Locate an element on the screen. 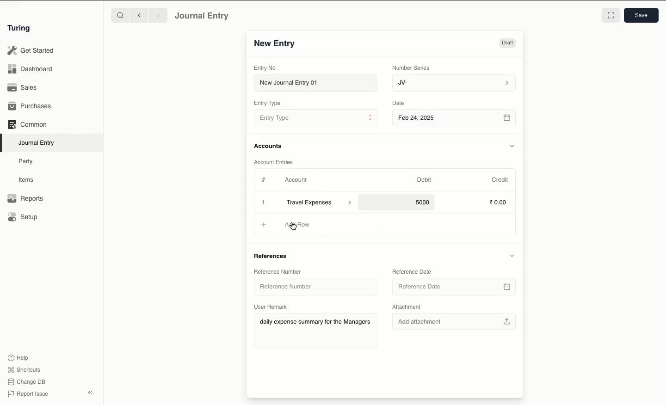  Party is located at coordinates (28, 162).